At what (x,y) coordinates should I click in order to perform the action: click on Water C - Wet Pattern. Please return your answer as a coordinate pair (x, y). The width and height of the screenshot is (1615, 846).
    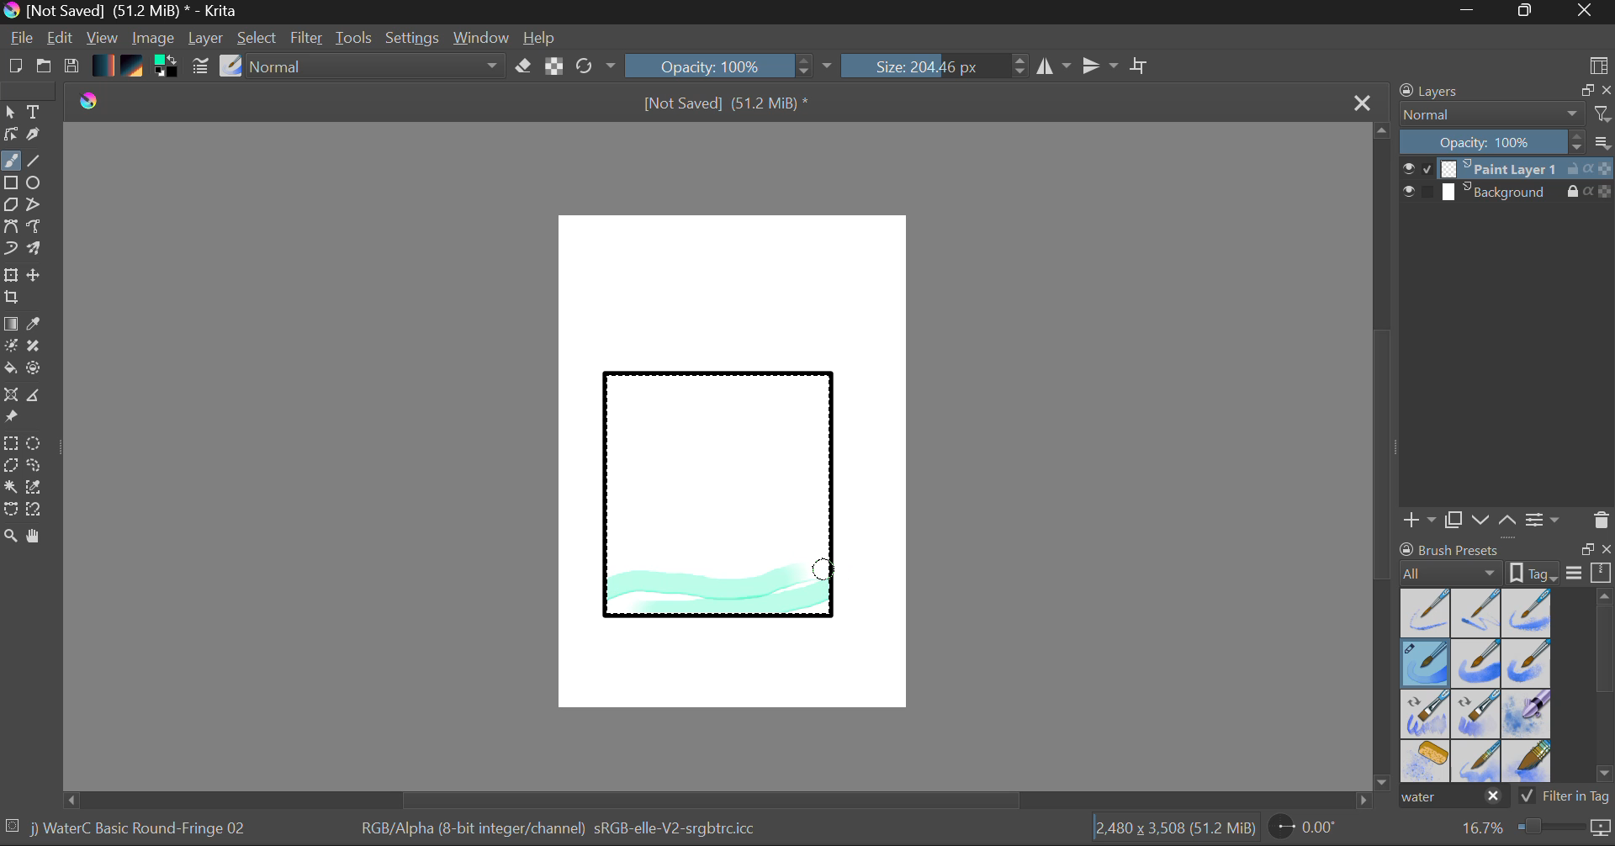
    Looking at the image, I should click on (1526, 613).